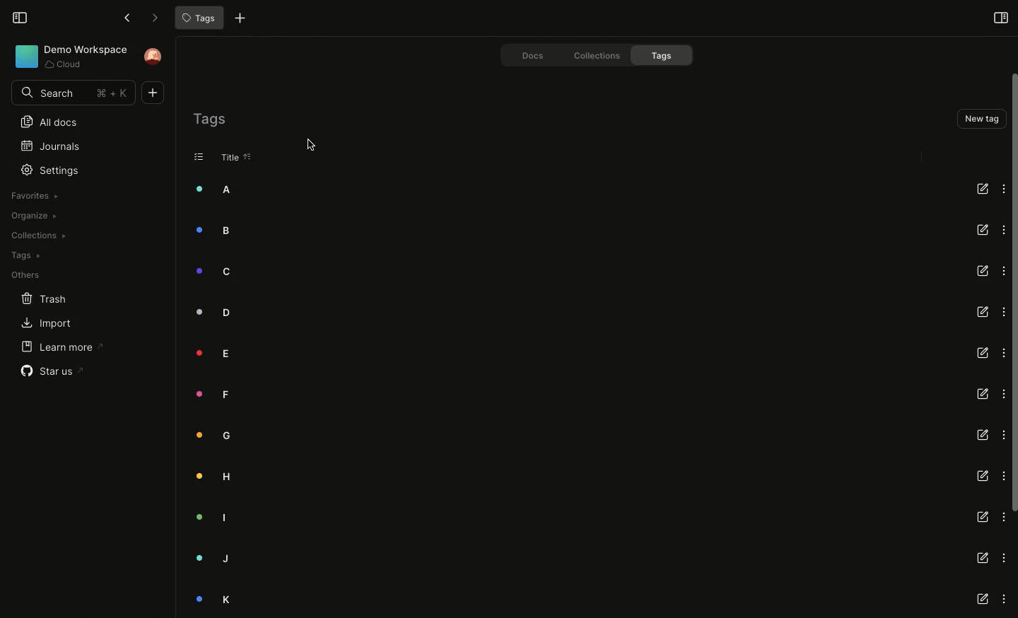  Describe the element at coordinates (1003, 516) in the screenshot. I see `Options` at that location.